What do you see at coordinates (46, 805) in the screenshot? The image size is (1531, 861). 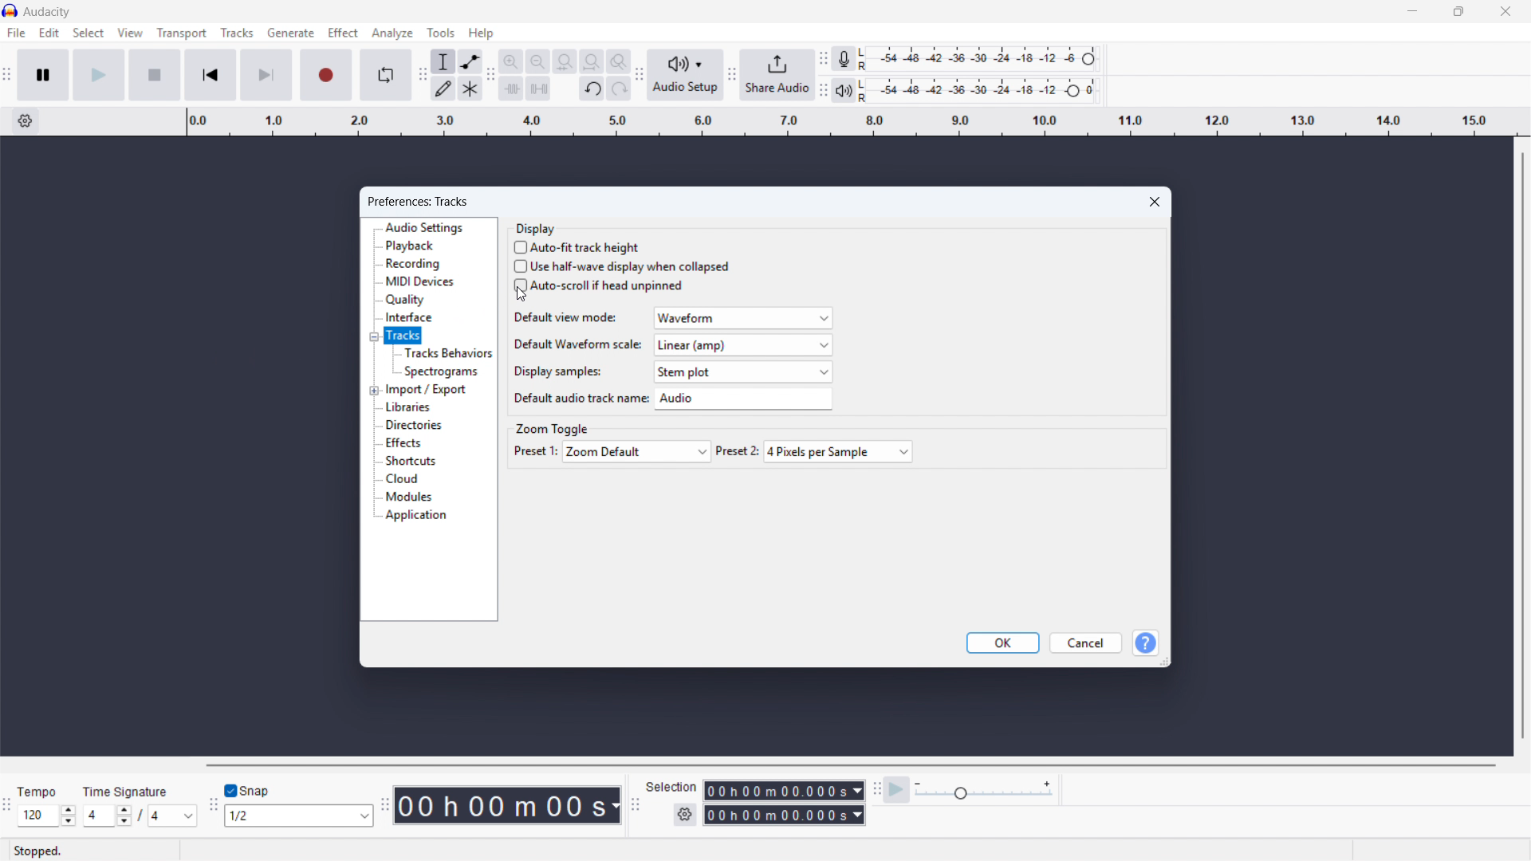 I see `set tempo` at bounding box center [46, 805].